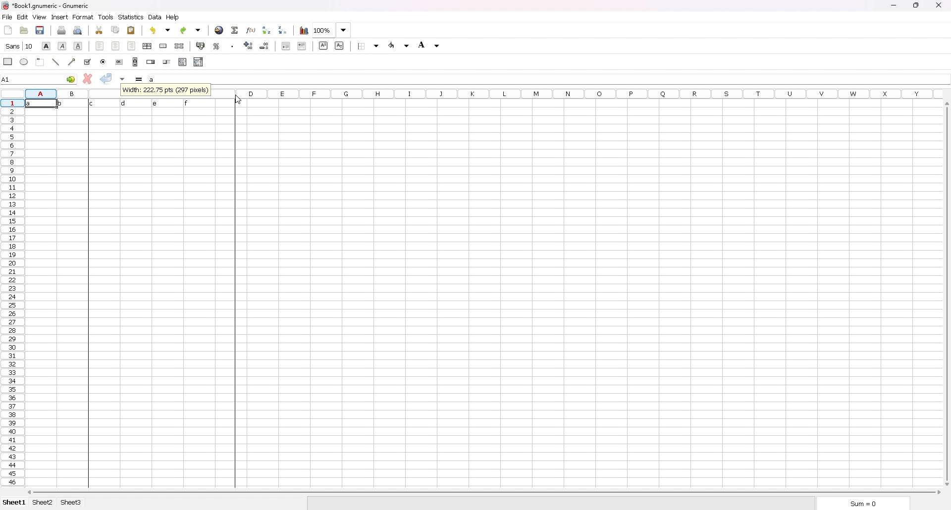  What do you see at coordinates (40, 17) in the screenshot?
I see `view` at bounding box center [40, 17].